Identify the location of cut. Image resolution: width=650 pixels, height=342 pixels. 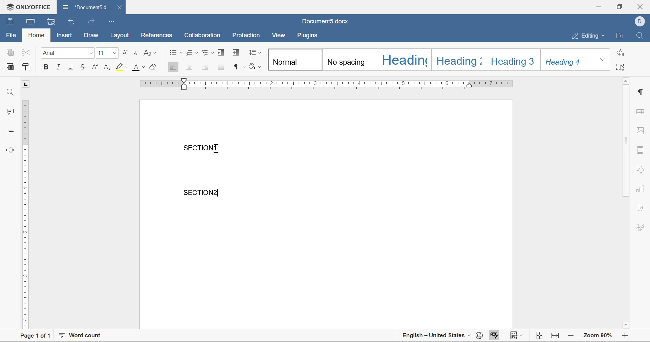
(26, 52).